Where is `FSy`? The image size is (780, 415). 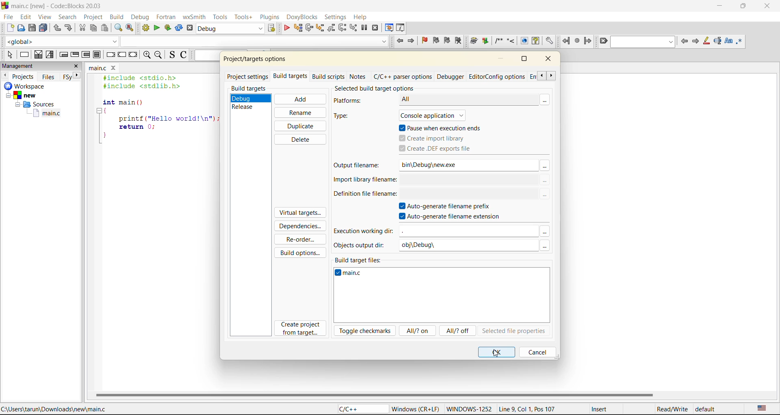
FSy is located at coordinates (67, 76).